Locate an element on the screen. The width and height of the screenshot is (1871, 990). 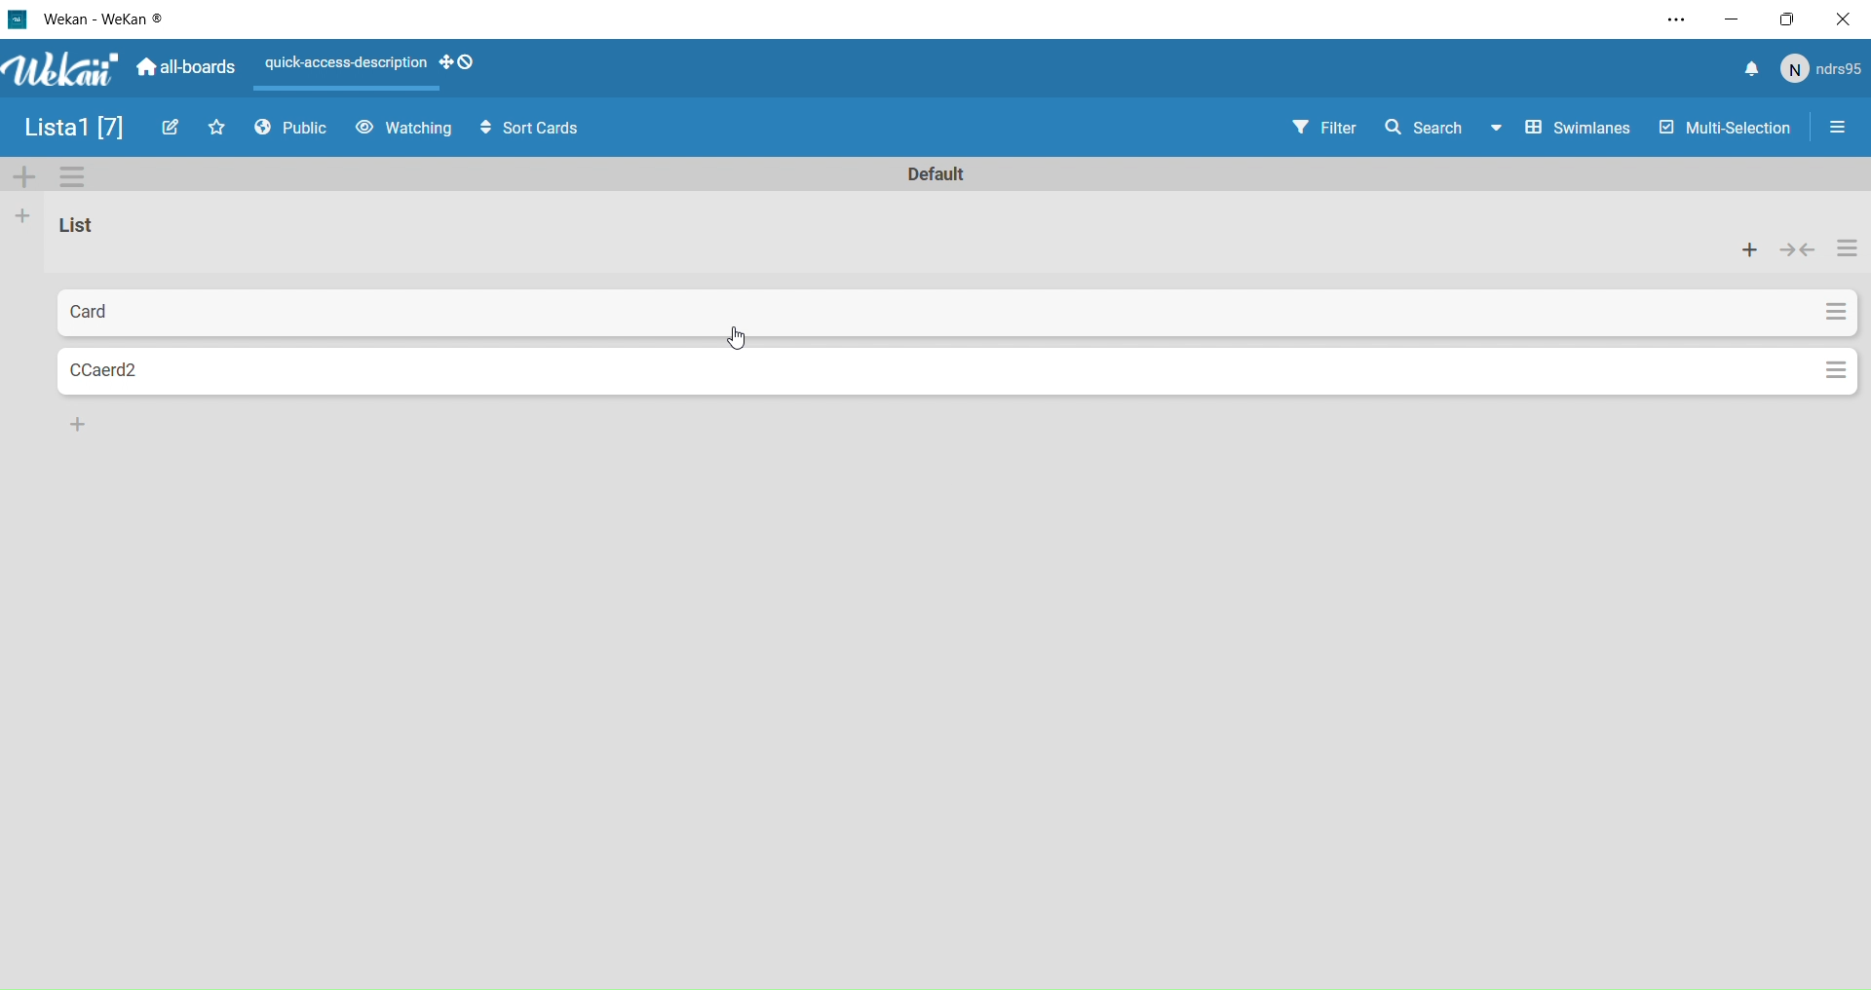
All Boards is located at coordinates (189, 70).